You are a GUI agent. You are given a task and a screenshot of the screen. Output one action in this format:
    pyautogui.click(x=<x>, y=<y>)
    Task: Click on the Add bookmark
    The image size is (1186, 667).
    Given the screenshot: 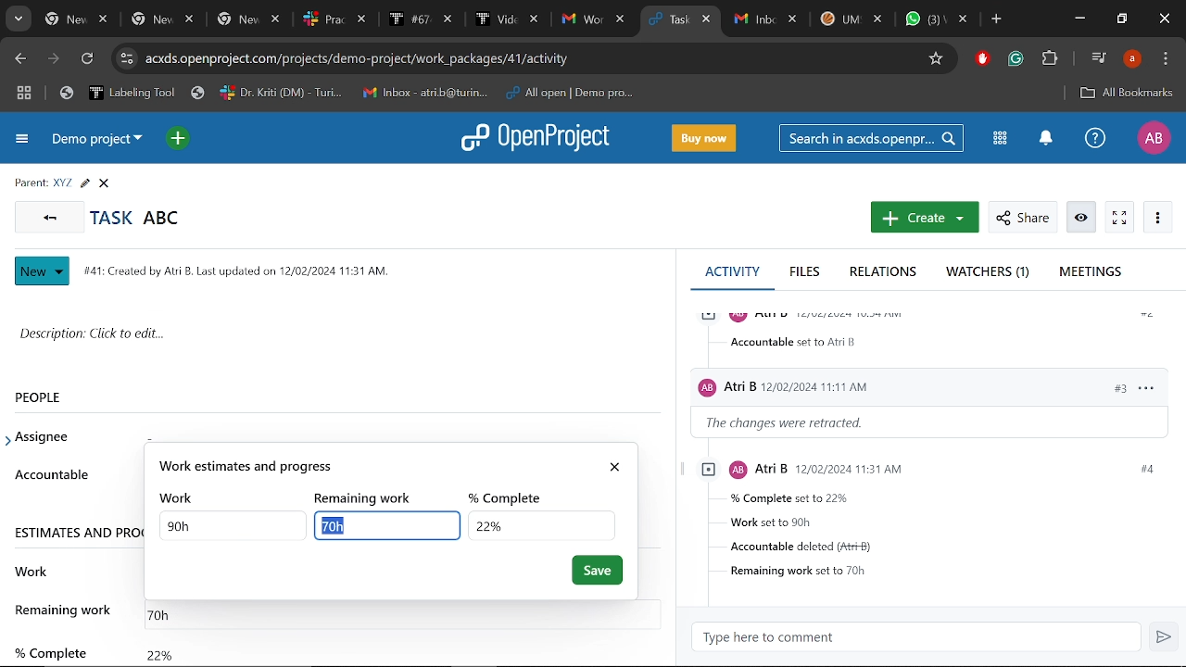 What is the action you would take?
    pyautogui.click(x=1126, y=93)
    